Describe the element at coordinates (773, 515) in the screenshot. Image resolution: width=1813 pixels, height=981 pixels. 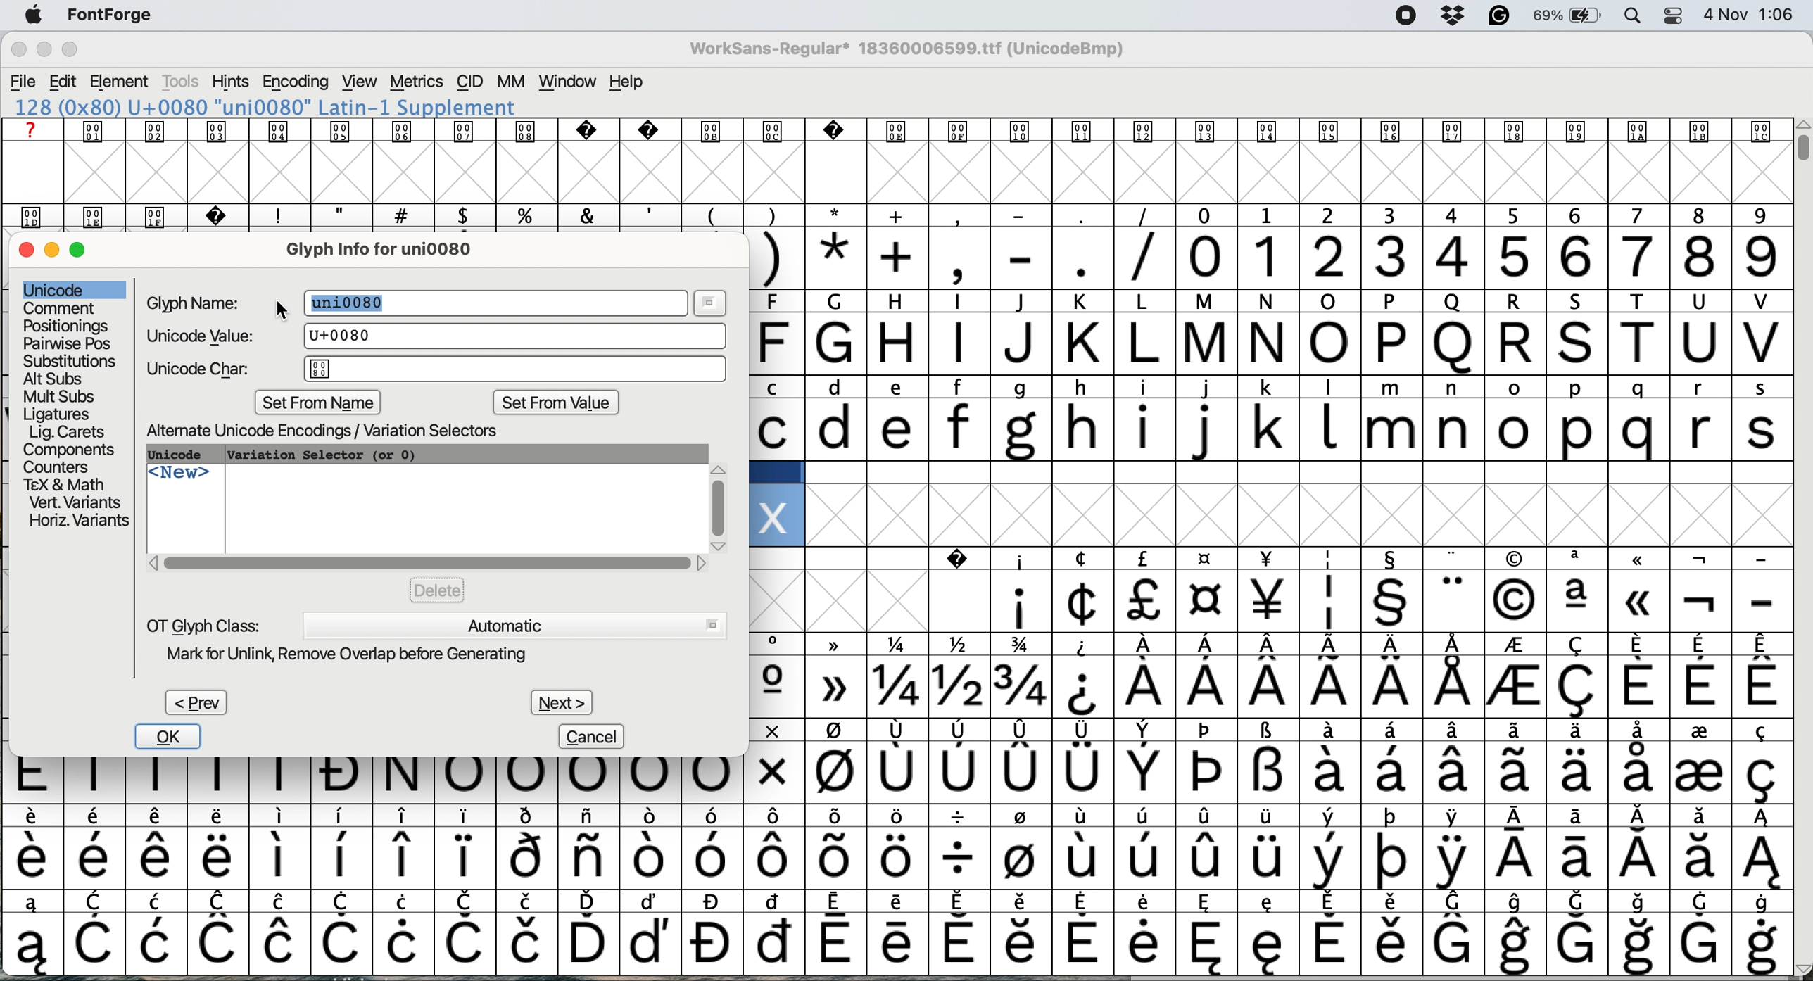
I see `glyph added` at that location.